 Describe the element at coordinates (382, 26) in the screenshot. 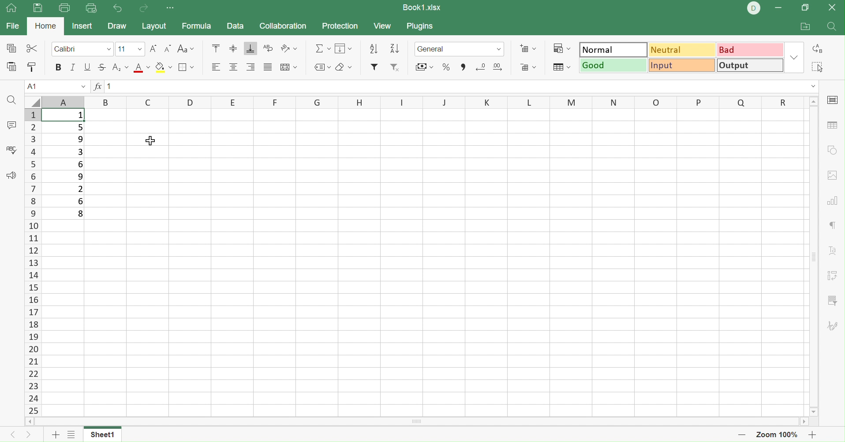

I see `View` at that location.